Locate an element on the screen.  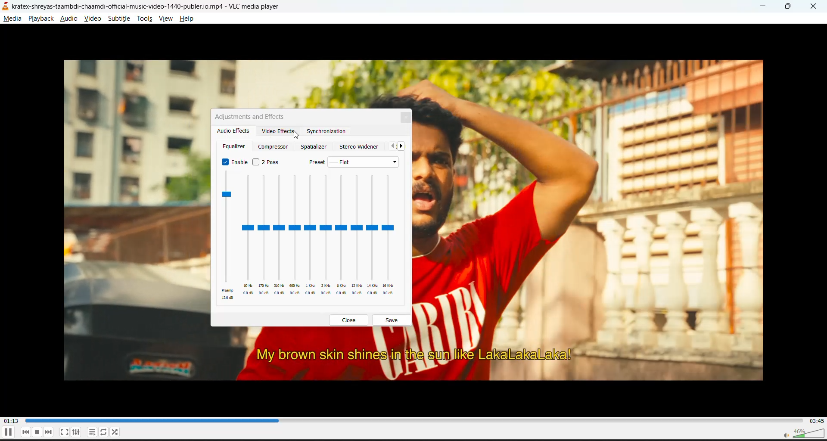
audio effects is located at coordinates (233, 131).